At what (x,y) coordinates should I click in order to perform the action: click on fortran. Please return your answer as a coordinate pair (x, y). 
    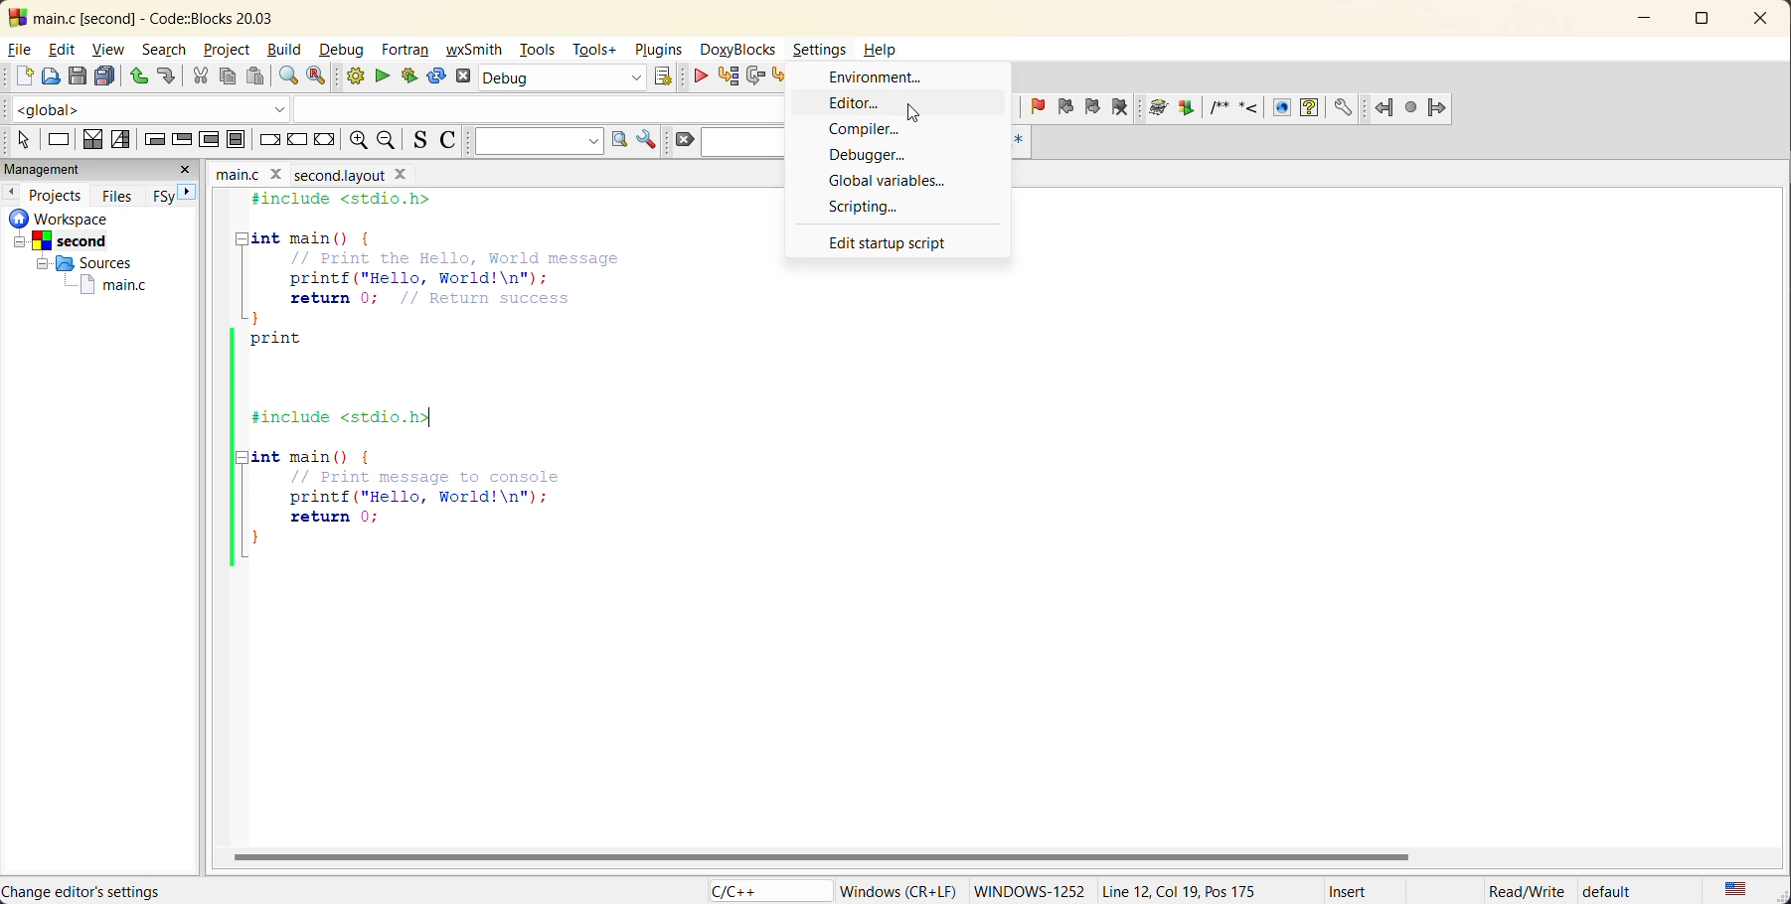
    Looking at the image, I should click on (408, 51).